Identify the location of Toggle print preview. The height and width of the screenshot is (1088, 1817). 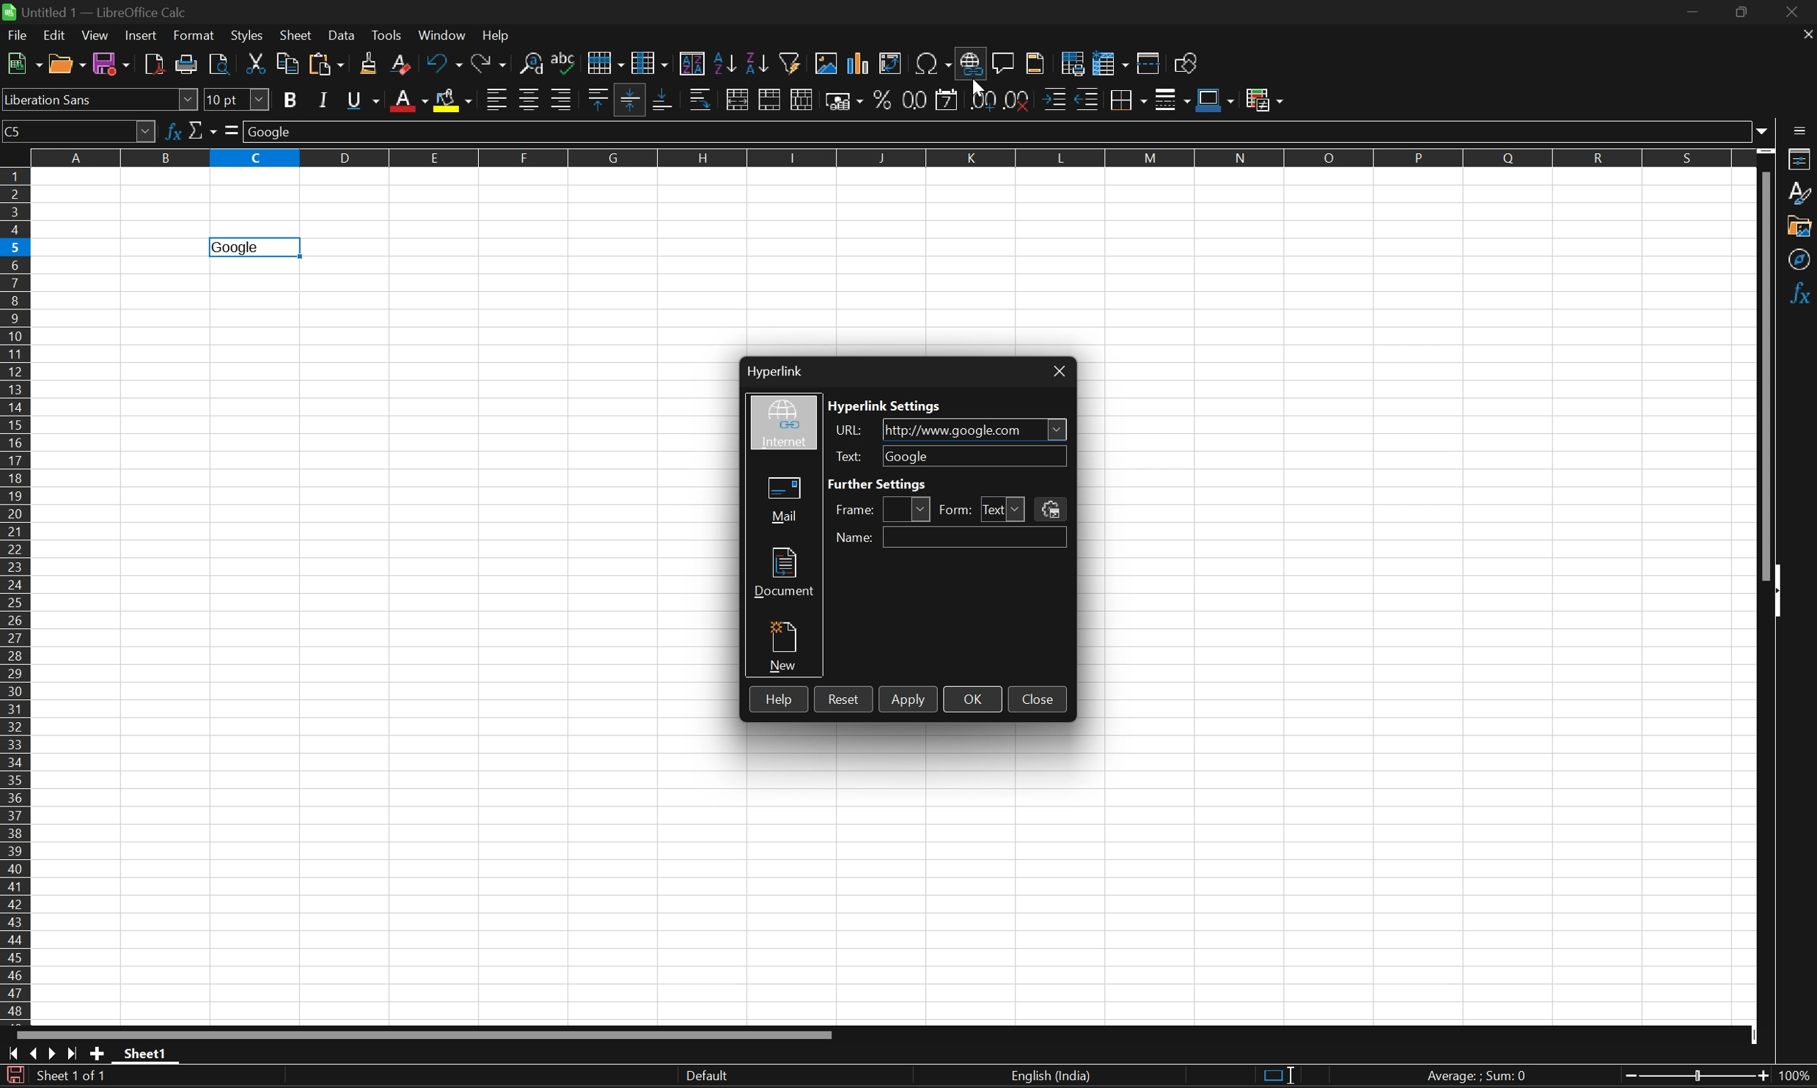
(221, 65).